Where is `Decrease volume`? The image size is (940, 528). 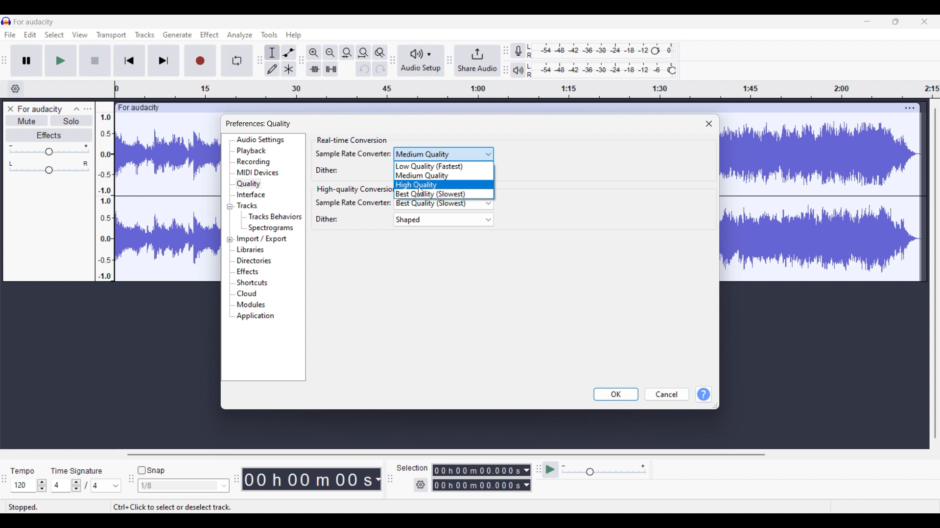
Decrease volume is located at coordinates (10, 146).